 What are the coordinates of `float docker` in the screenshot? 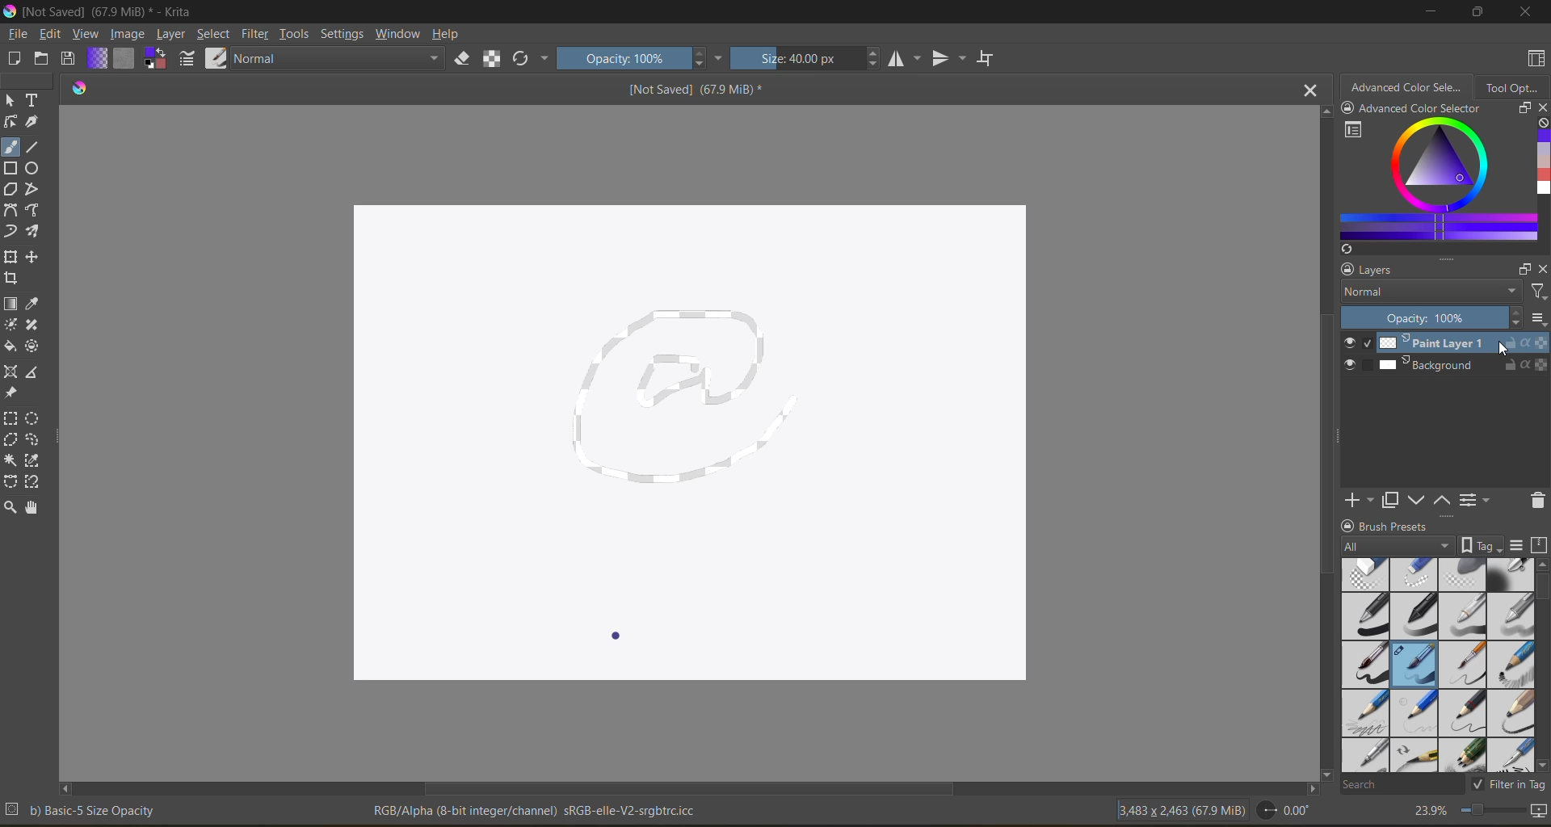 It's located at (1521, 267).